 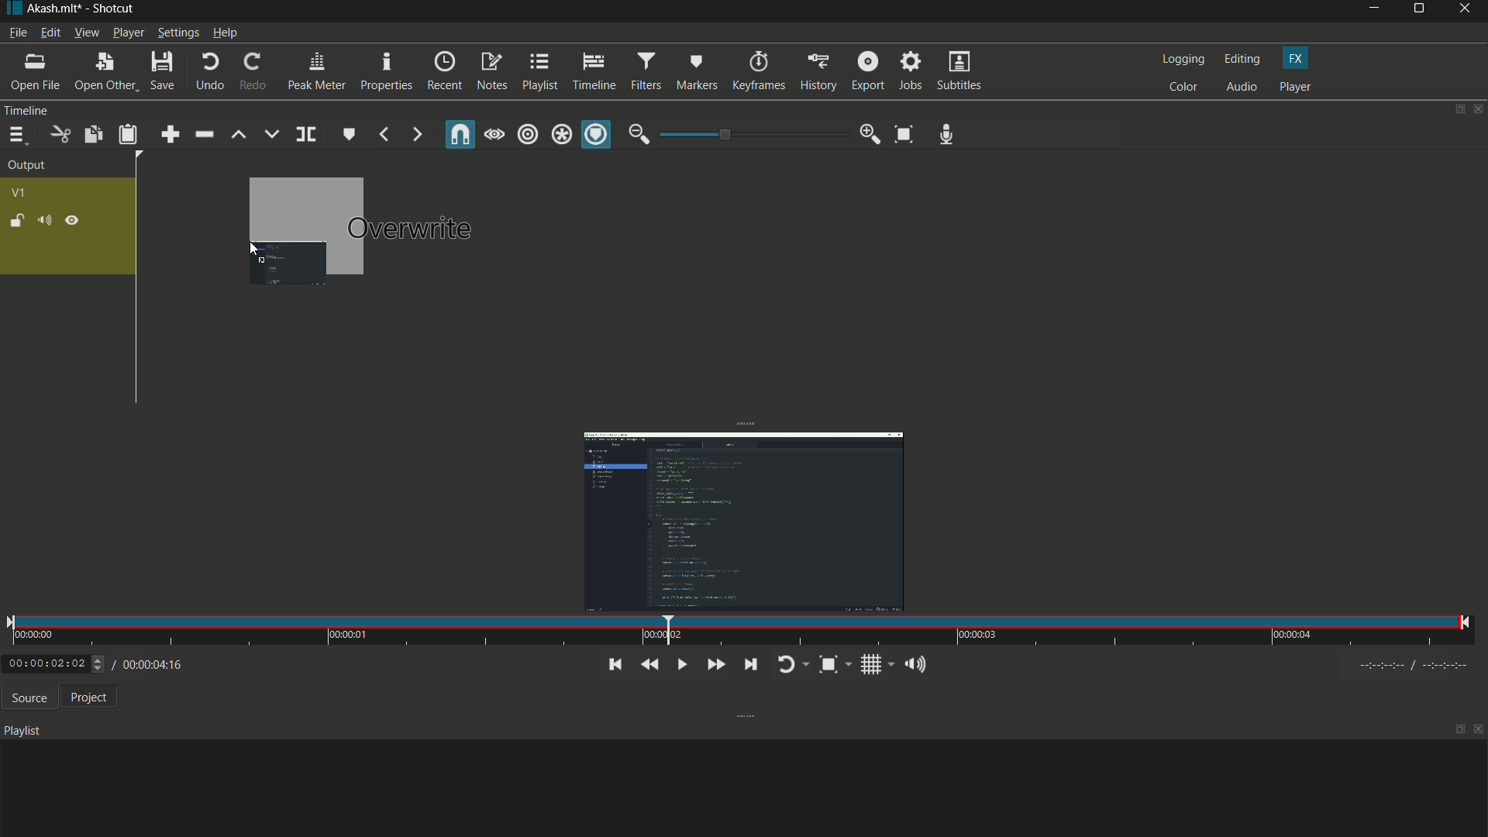 I want to click on toggle grid, so click(x=876, y=664).